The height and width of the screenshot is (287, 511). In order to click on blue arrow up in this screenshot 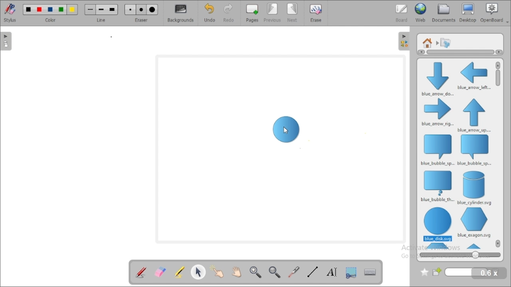, I will do `click(474, 115)`.